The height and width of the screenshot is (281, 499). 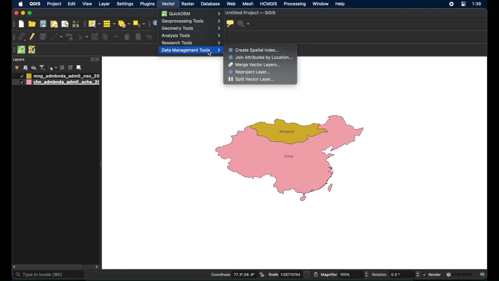 What do you see at coordinates (148, 24) in the screenshot?
I see `attributes toolbar` at bounding box center [148, 24].